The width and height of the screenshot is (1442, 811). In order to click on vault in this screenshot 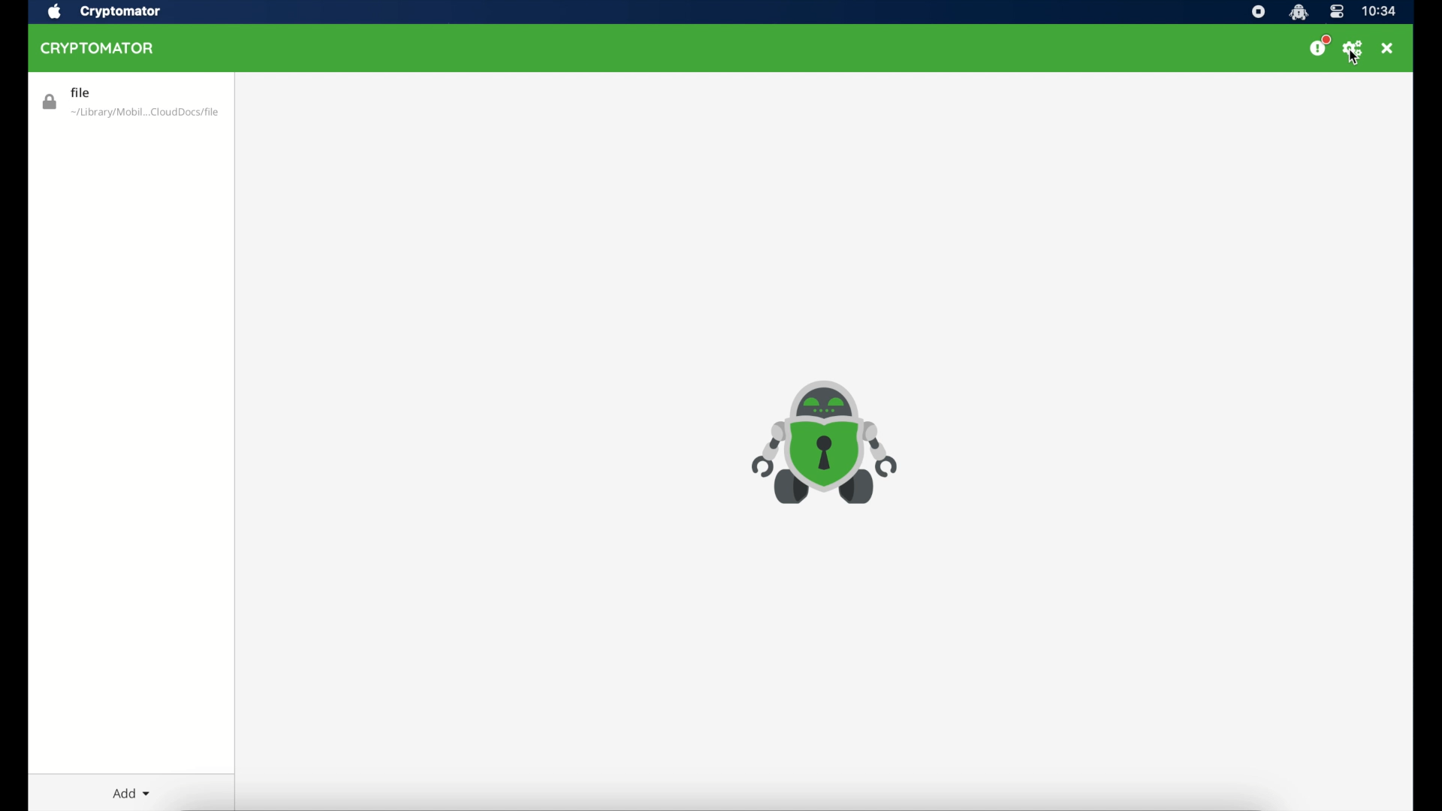, I will do `click(131, 104)`.